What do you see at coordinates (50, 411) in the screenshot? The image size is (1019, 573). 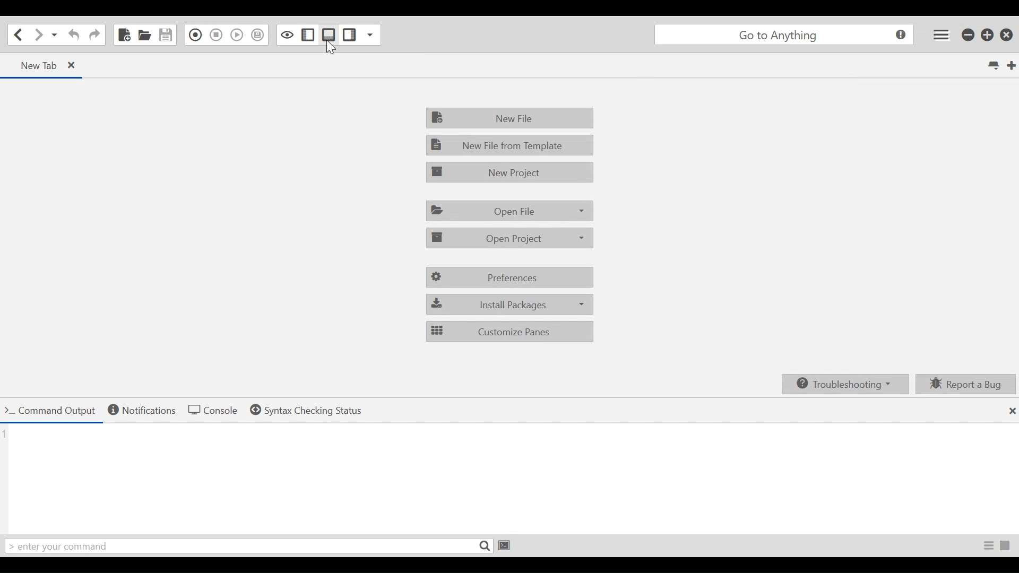 I see `Command Output` at bounding box center [50, 411].